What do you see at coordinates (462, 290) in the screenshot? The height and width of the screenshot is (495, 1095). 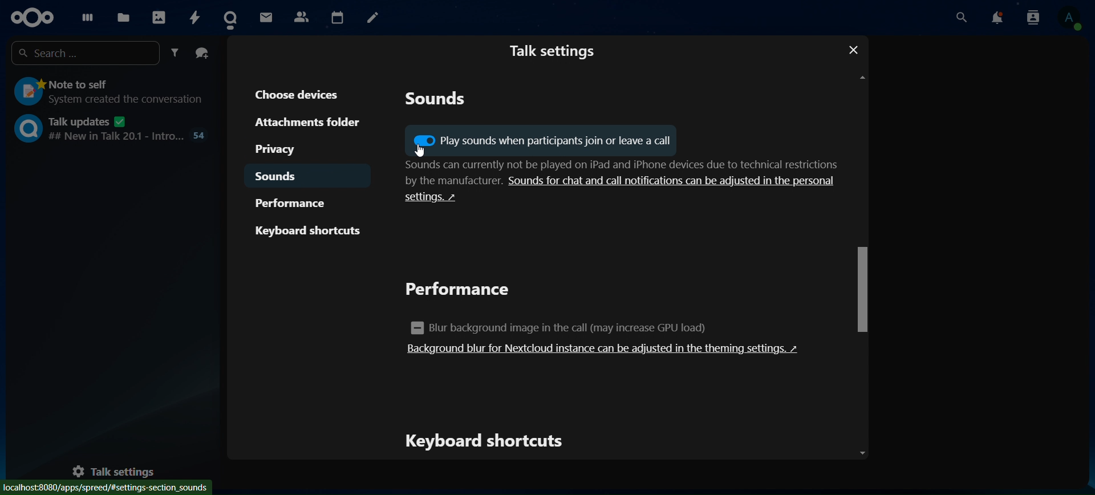 I see `performance` at bounding box center [462, 290].